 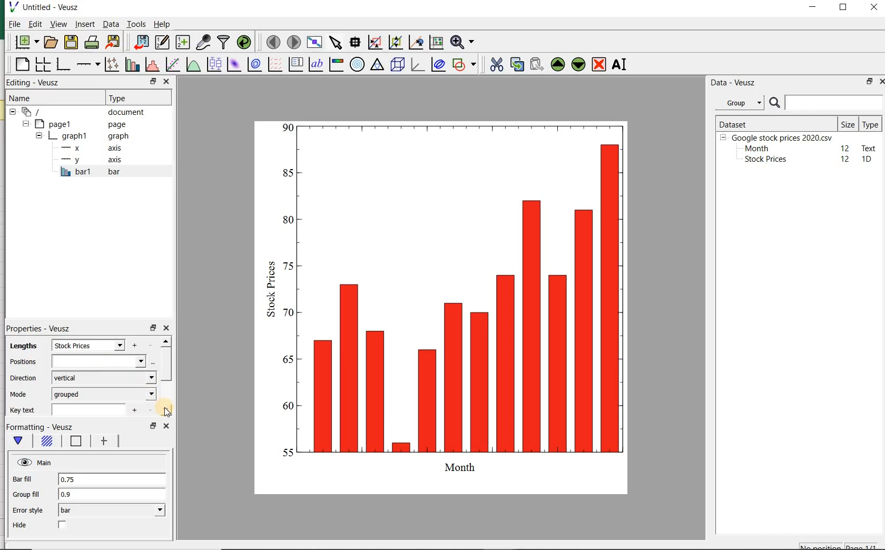 I want to click on Data, so click(x=111, y=25).